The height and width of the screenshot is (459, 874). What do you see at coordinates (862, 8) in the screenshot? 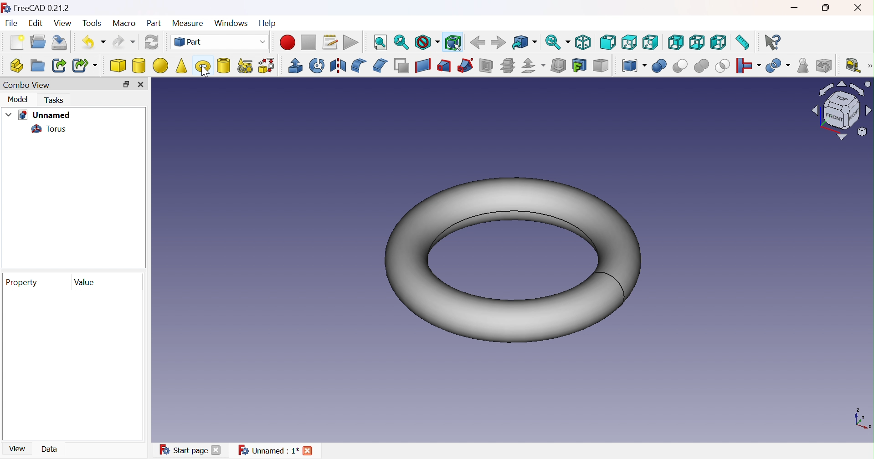
I see `Close` at bounding box center [862, 8].